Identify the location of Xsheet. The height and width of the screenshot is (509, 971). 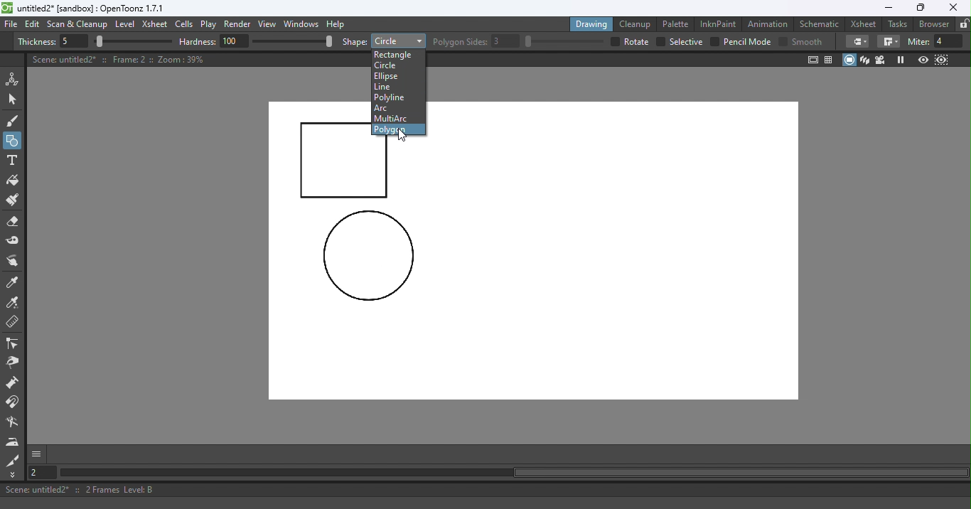
(156, 26).